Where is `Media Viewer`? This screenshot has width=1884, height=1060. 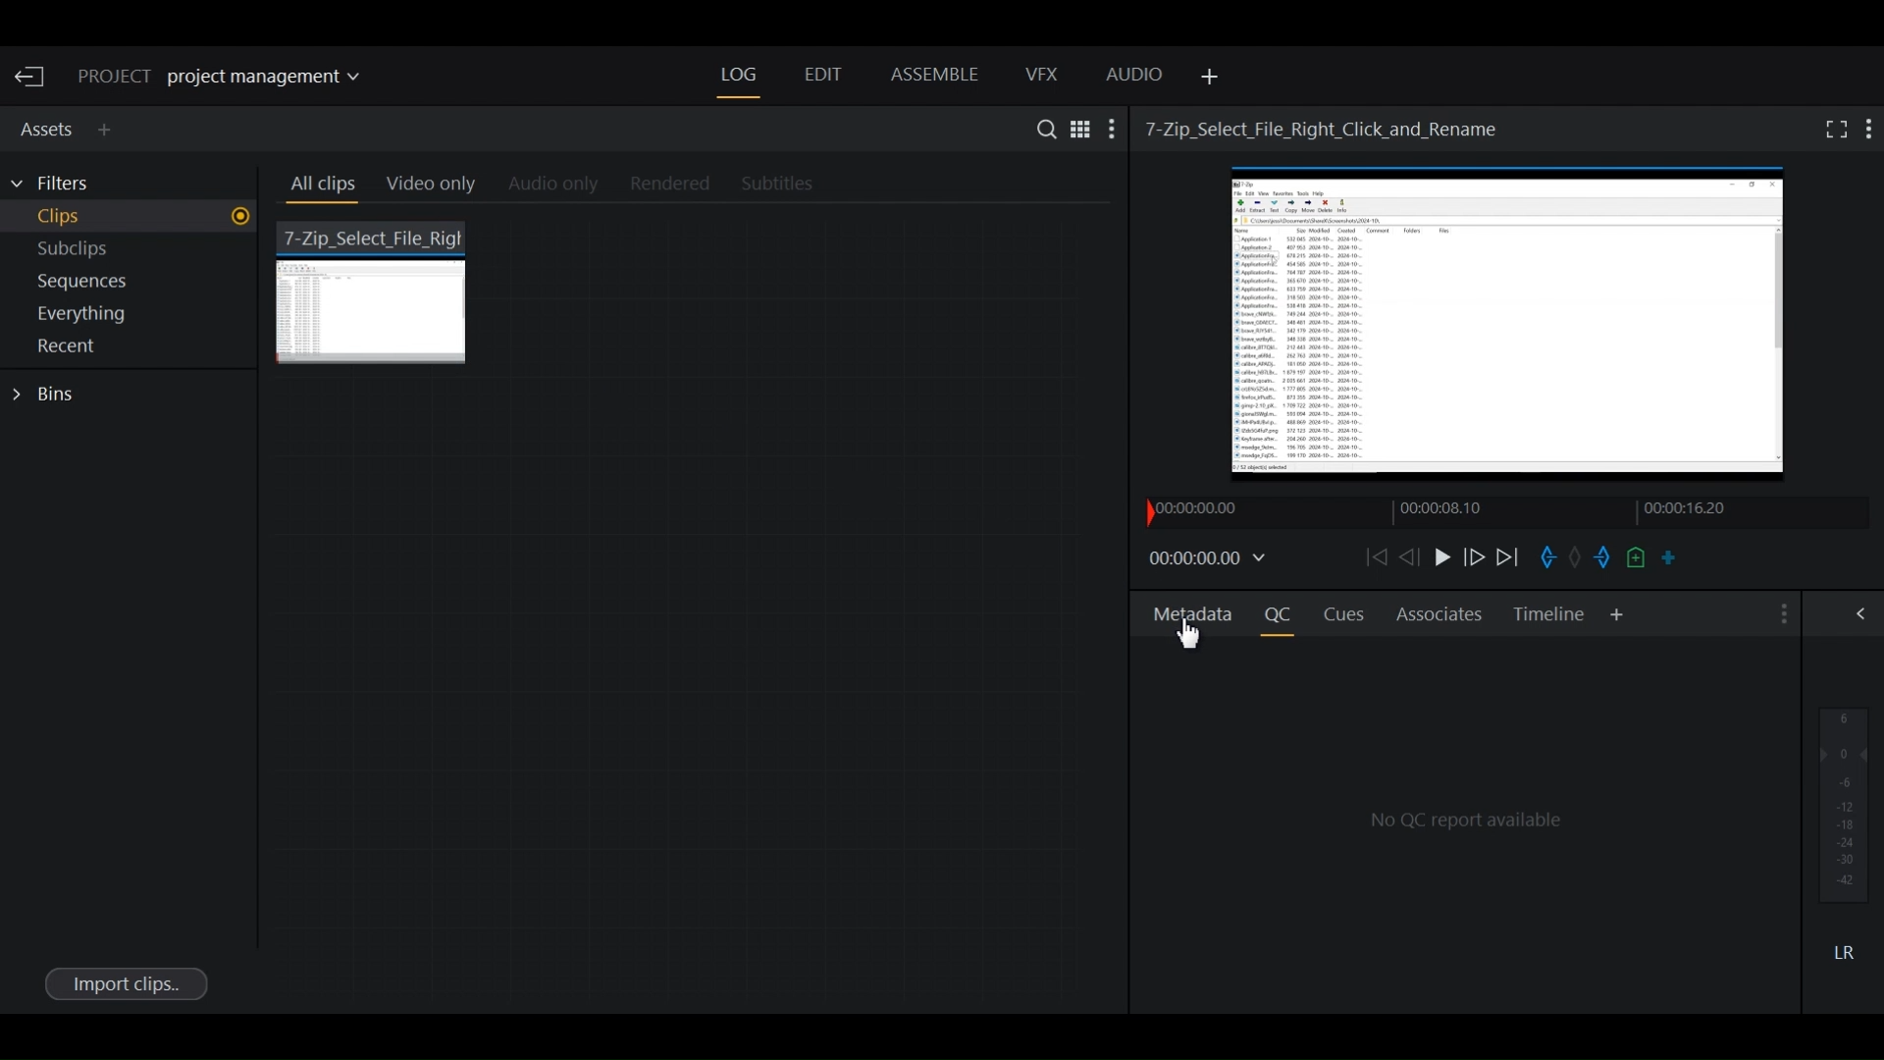 Media Viewer is located at coordinates (1511, 329).